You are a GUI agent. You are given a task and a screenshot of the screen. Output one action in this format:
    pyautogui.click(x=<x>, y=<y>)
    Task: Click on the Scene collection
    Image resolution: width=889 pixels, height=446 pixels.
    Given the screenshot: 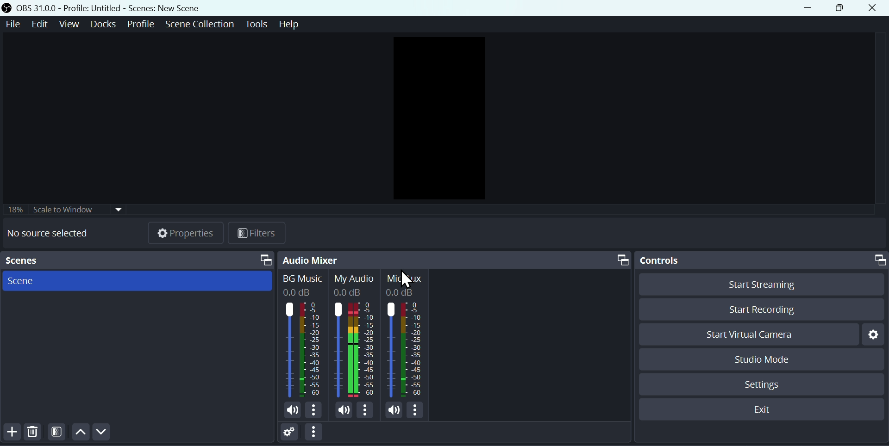 What is the action you would take?
    pyautogui.click(x=200, y=25)
    